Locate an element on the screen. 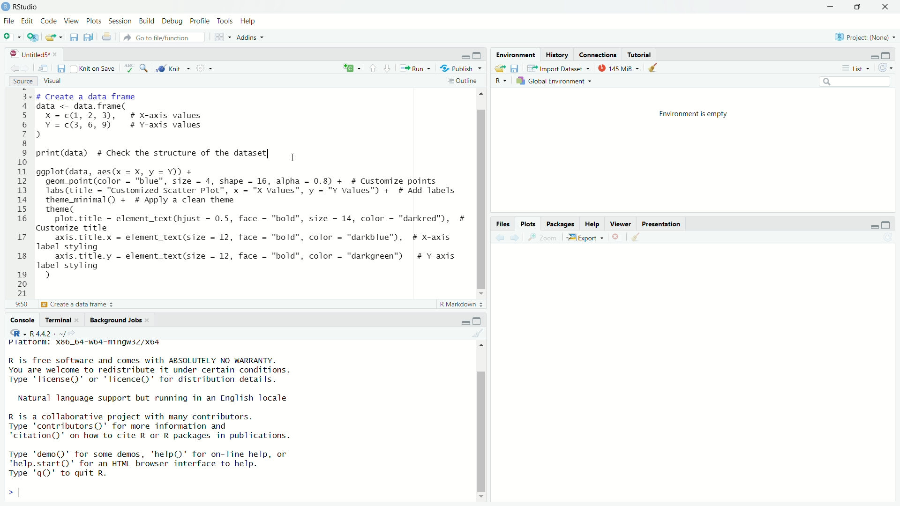  Go to the previous section/chunk is located at coordinates (374, 68).